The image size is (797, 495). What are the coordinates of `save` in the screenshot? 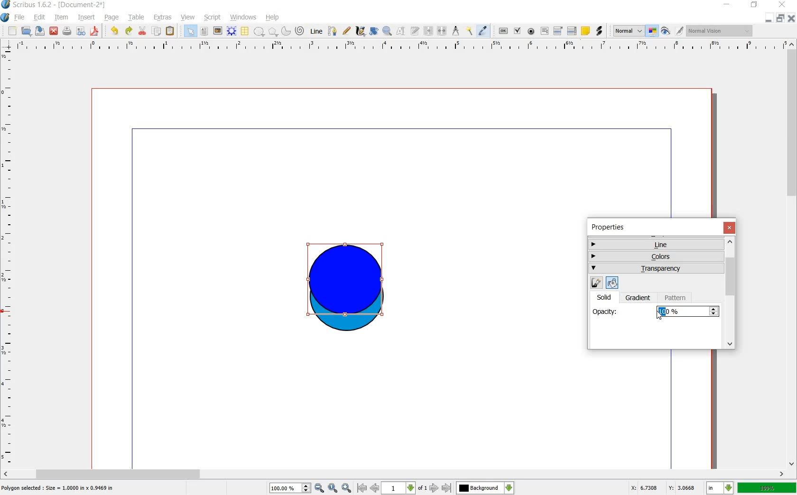 It's located at (40, 31).